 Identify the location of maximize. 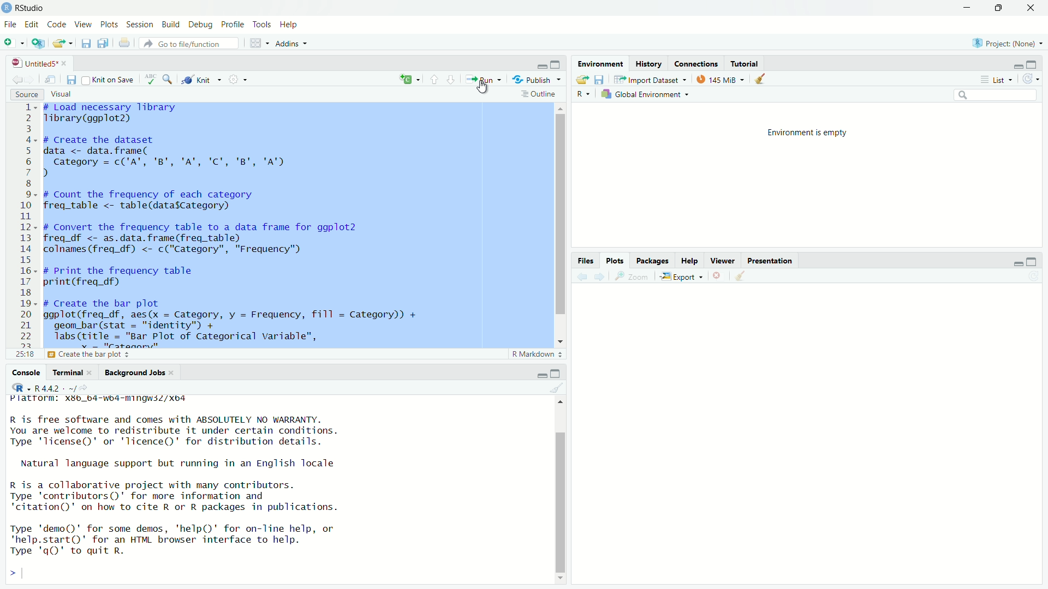
(1033, 262).